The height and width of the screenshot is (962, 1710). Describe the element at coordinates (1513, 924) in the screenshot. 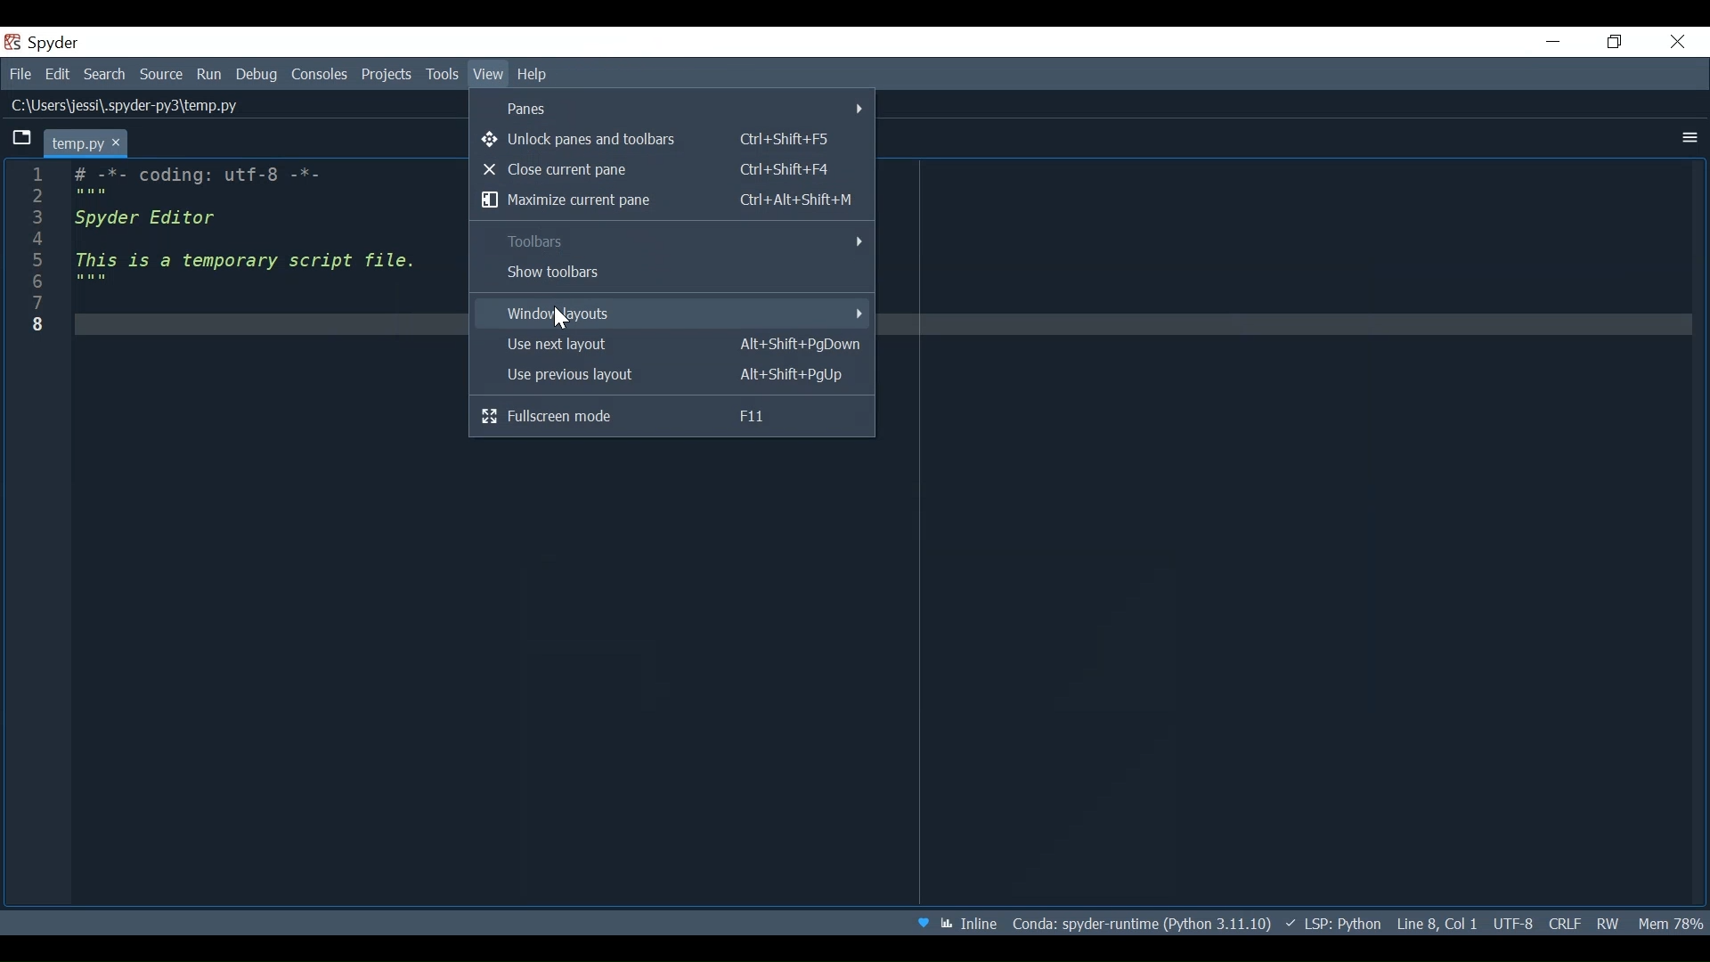

I see `File Encoding` at that location.